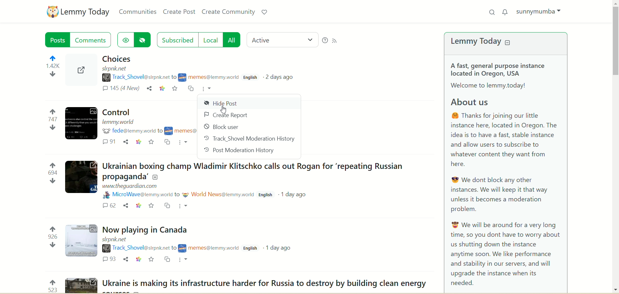 This screenshot has width=619, height=294. I want to click on votes up and down, so click(47, 286).